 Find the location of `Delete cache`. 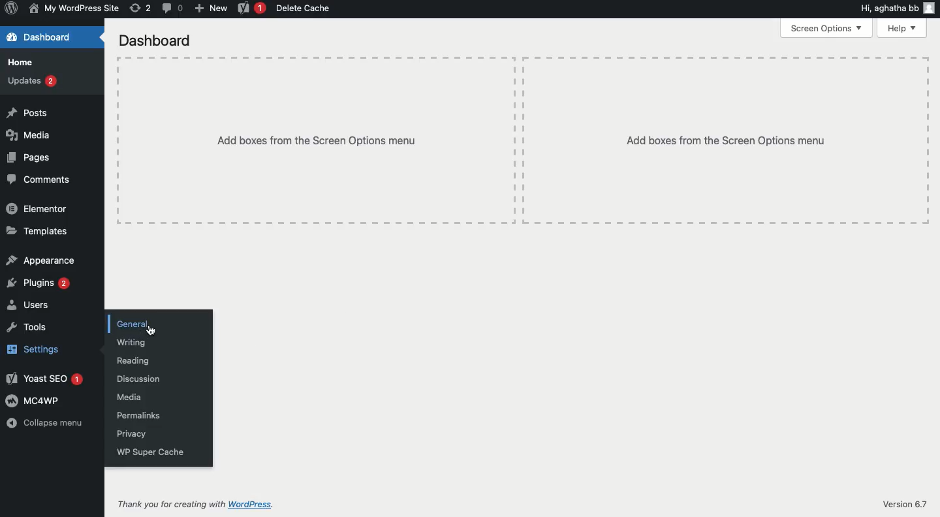

Delete cache is located at coordinates (304, 8).